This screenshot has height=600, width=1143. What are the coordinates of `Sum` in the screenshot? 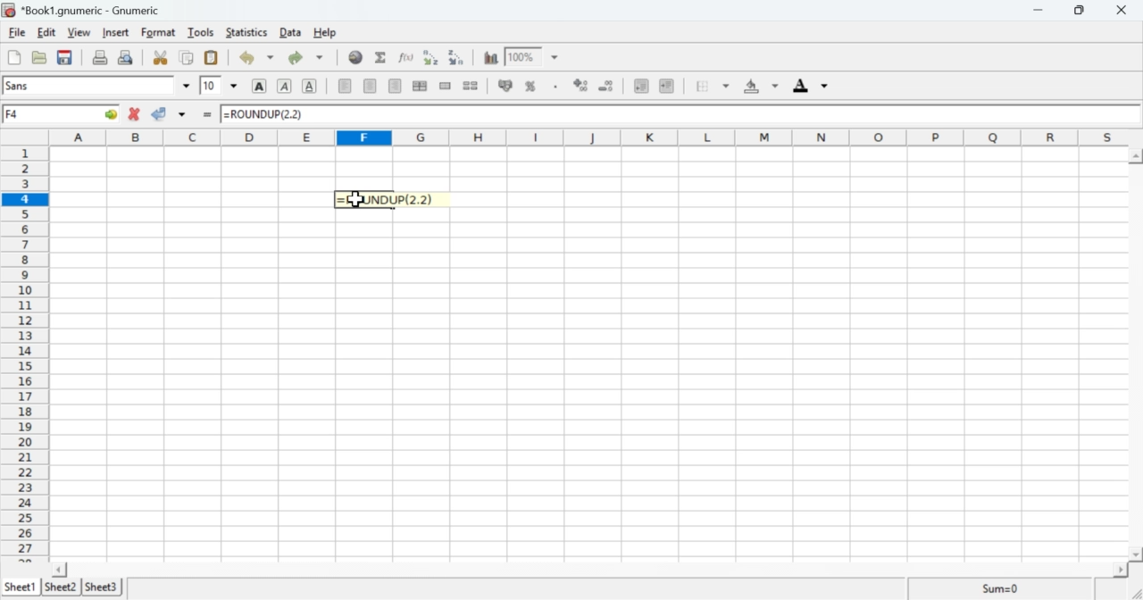 It's located at (380, 56).